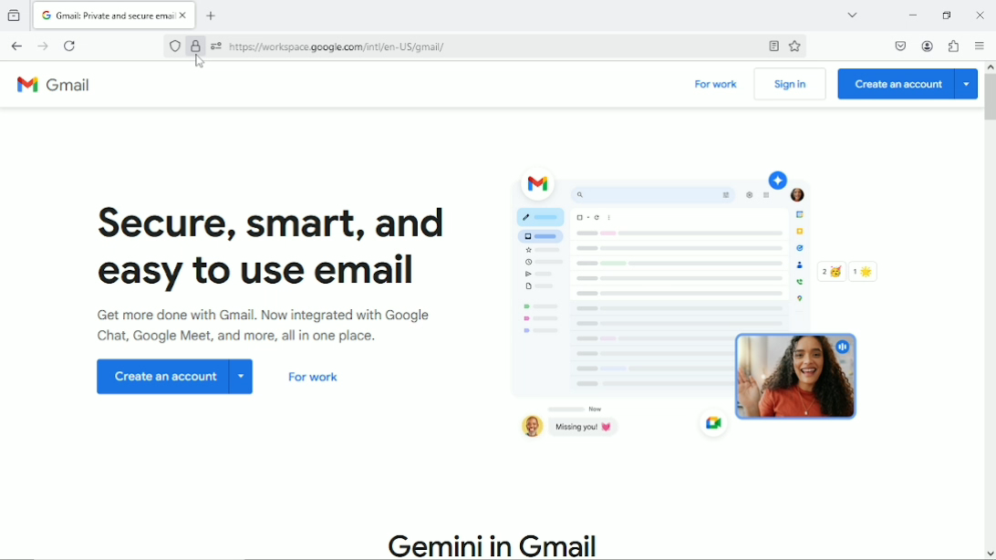 The height and width of the screenshot is (560, 996). I want to click on You have granted additional permissions to this website, so click(214, 45).